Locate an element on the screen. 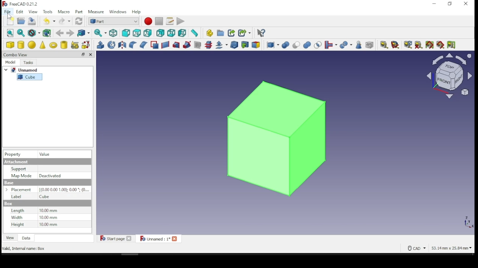 The height and width of the screenshot is (268, 478). Height is located at coordinates (17, 224).